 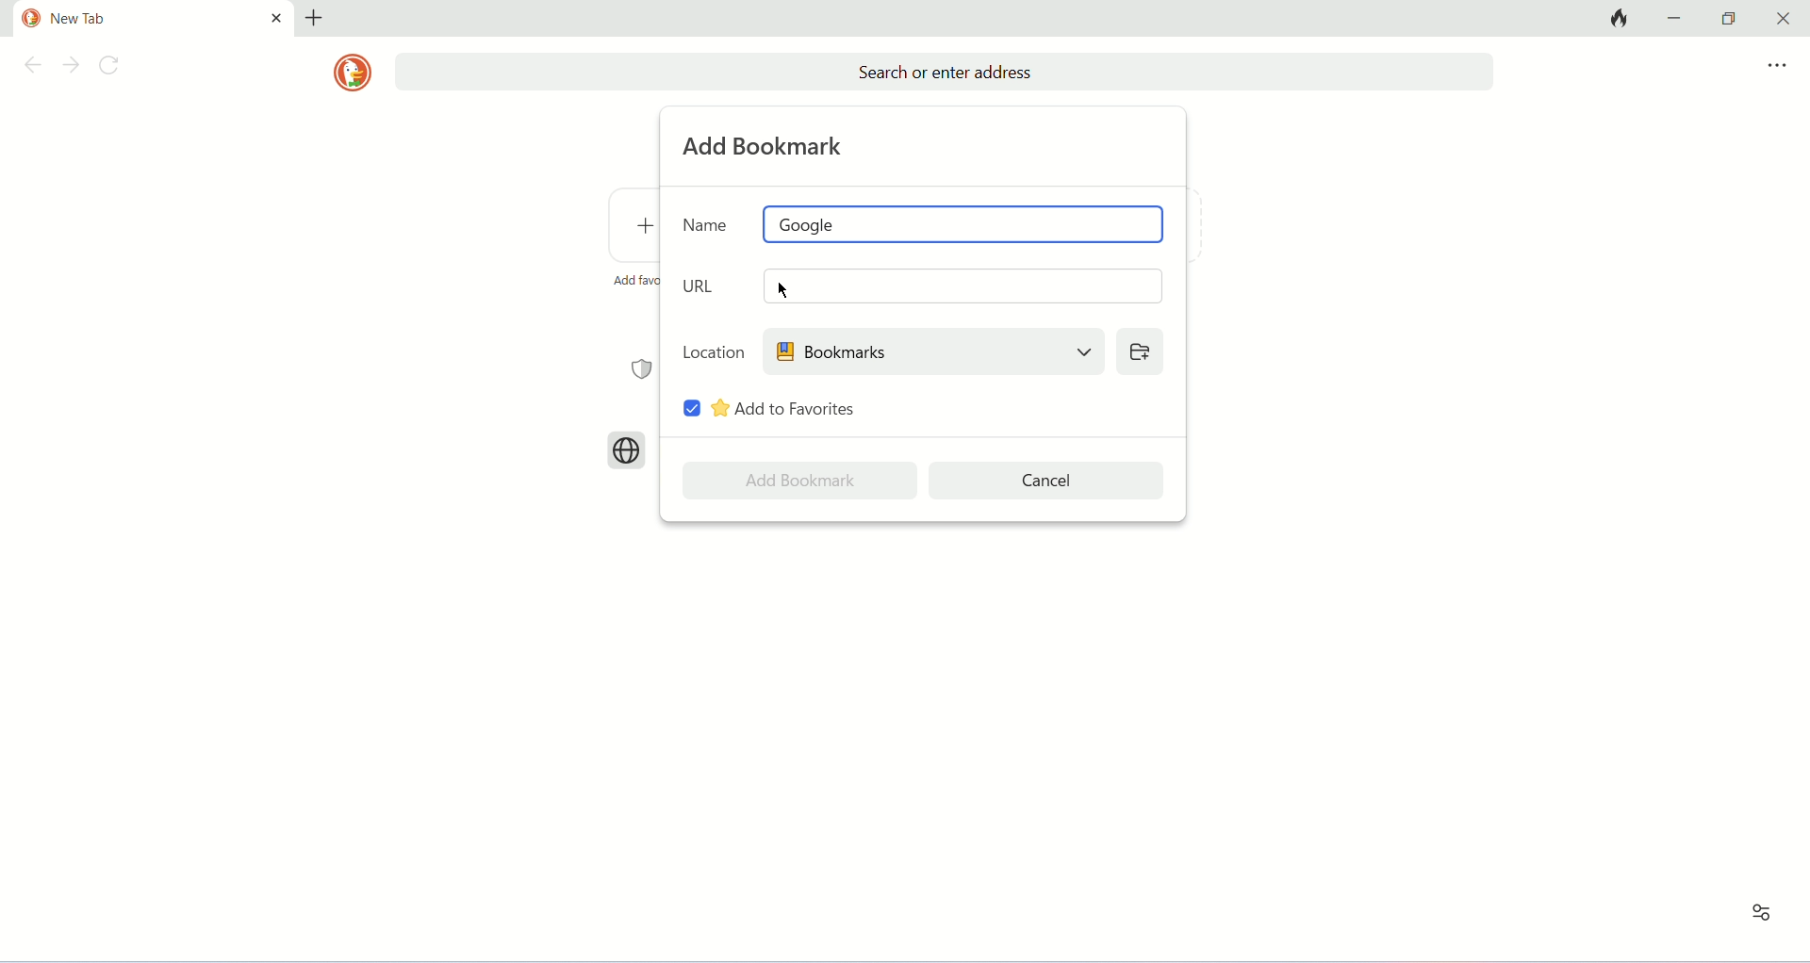 I want to click on URL, so click(x=702, y=286).